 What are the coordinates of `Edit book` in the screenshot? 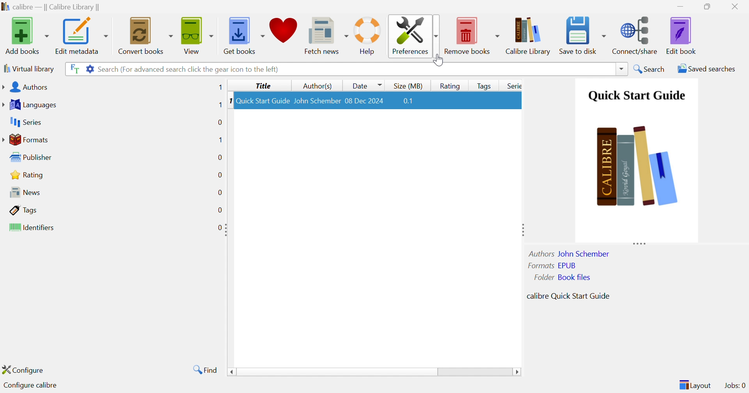 It's located at (682, 35).